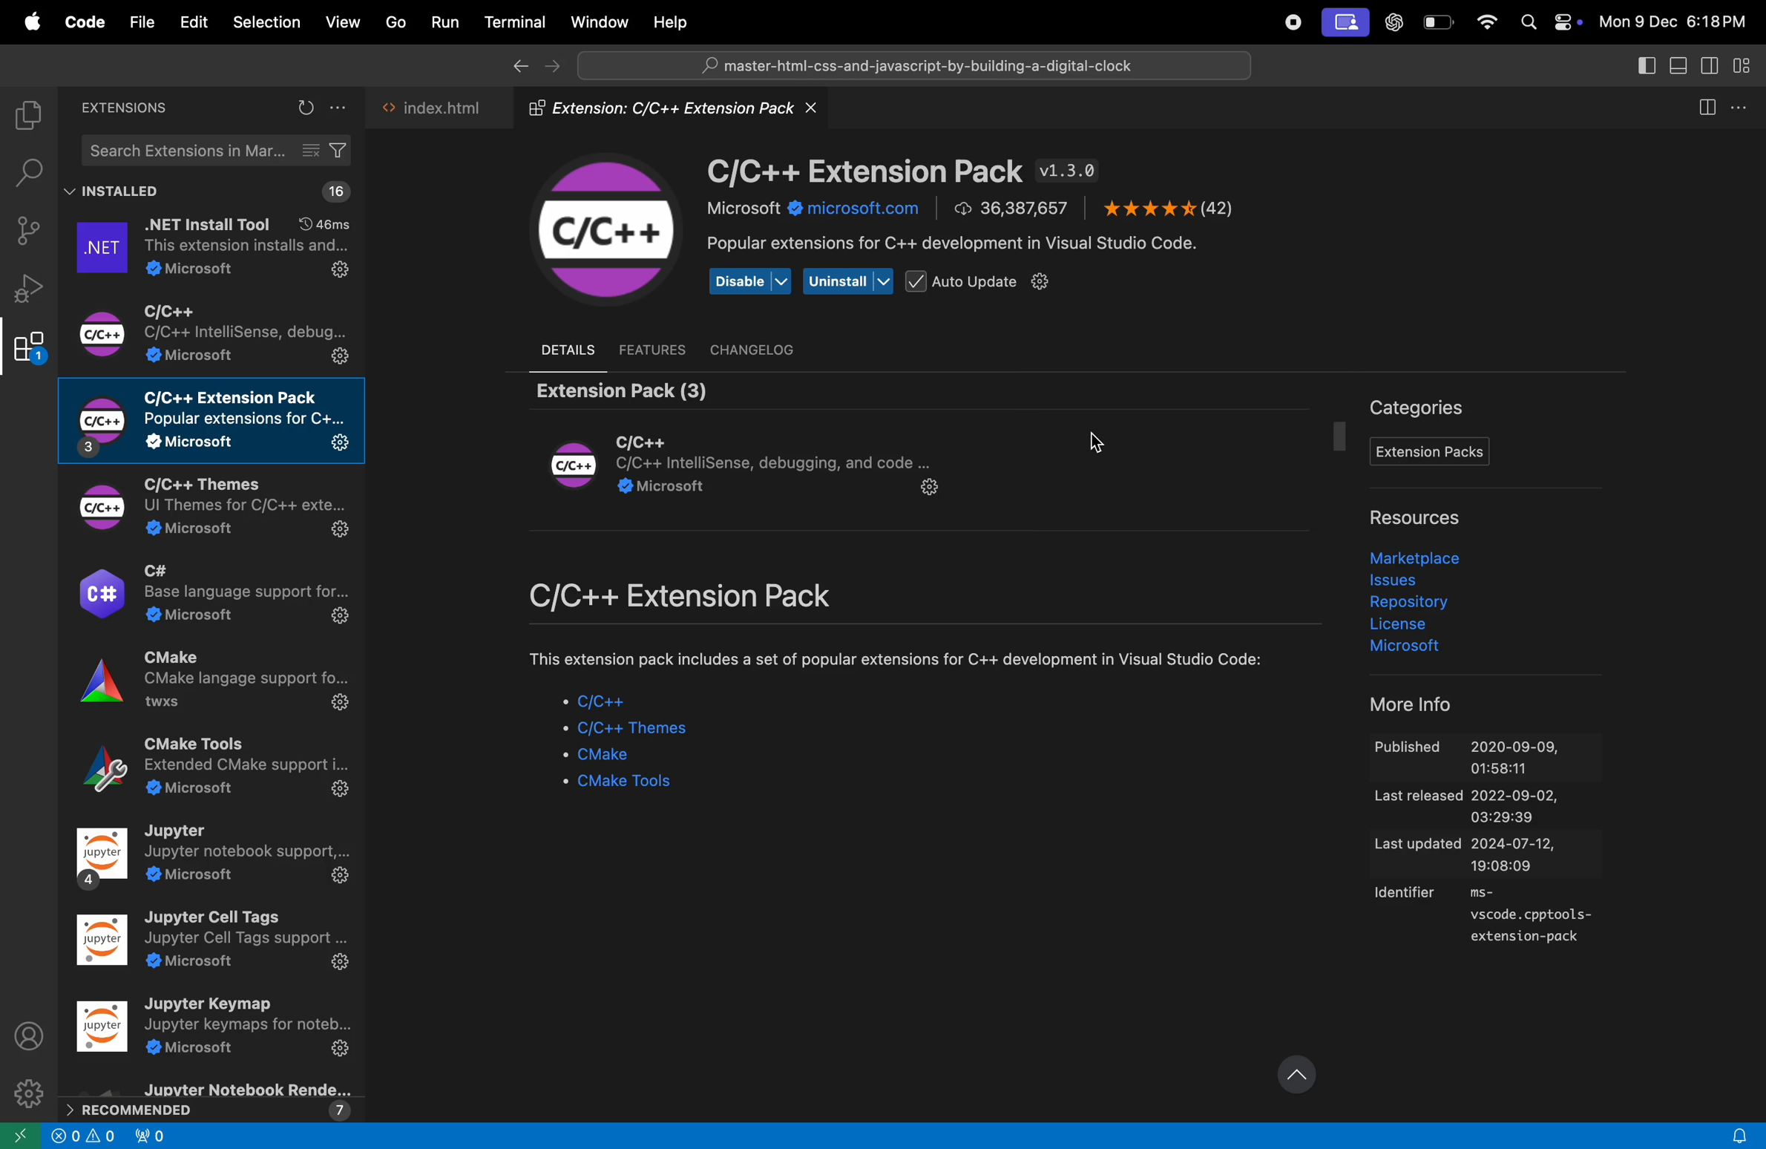 The image size is (1766, 1149). Describe the element at coordinates (614, 388) in the screenshot. I see `extension pack (3)` at that location.